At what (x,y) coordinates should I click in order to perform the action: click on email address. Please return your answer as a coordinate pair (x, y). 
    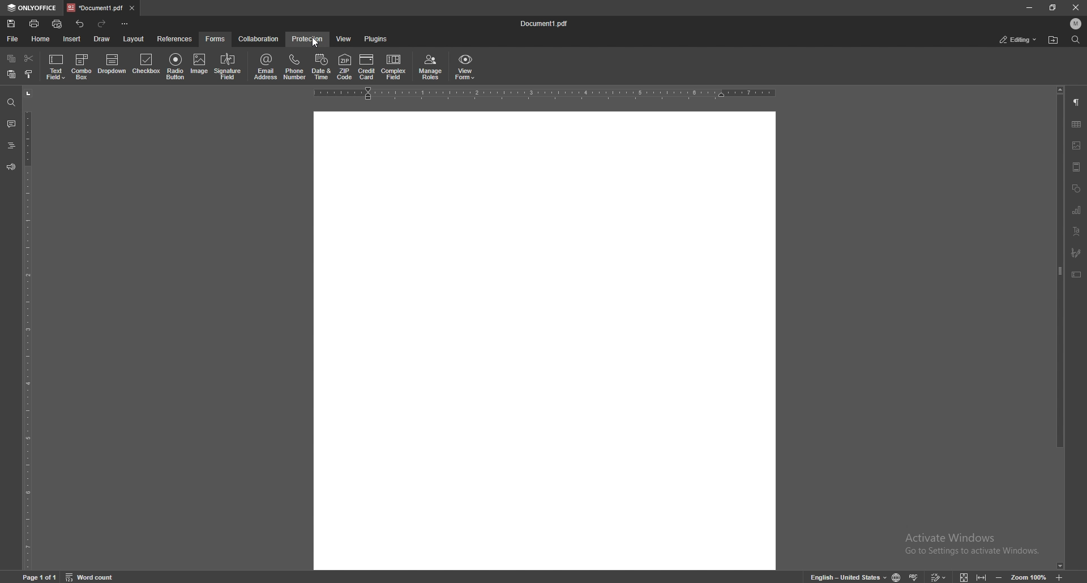
    Looking at the image, I should click on (266, 67).